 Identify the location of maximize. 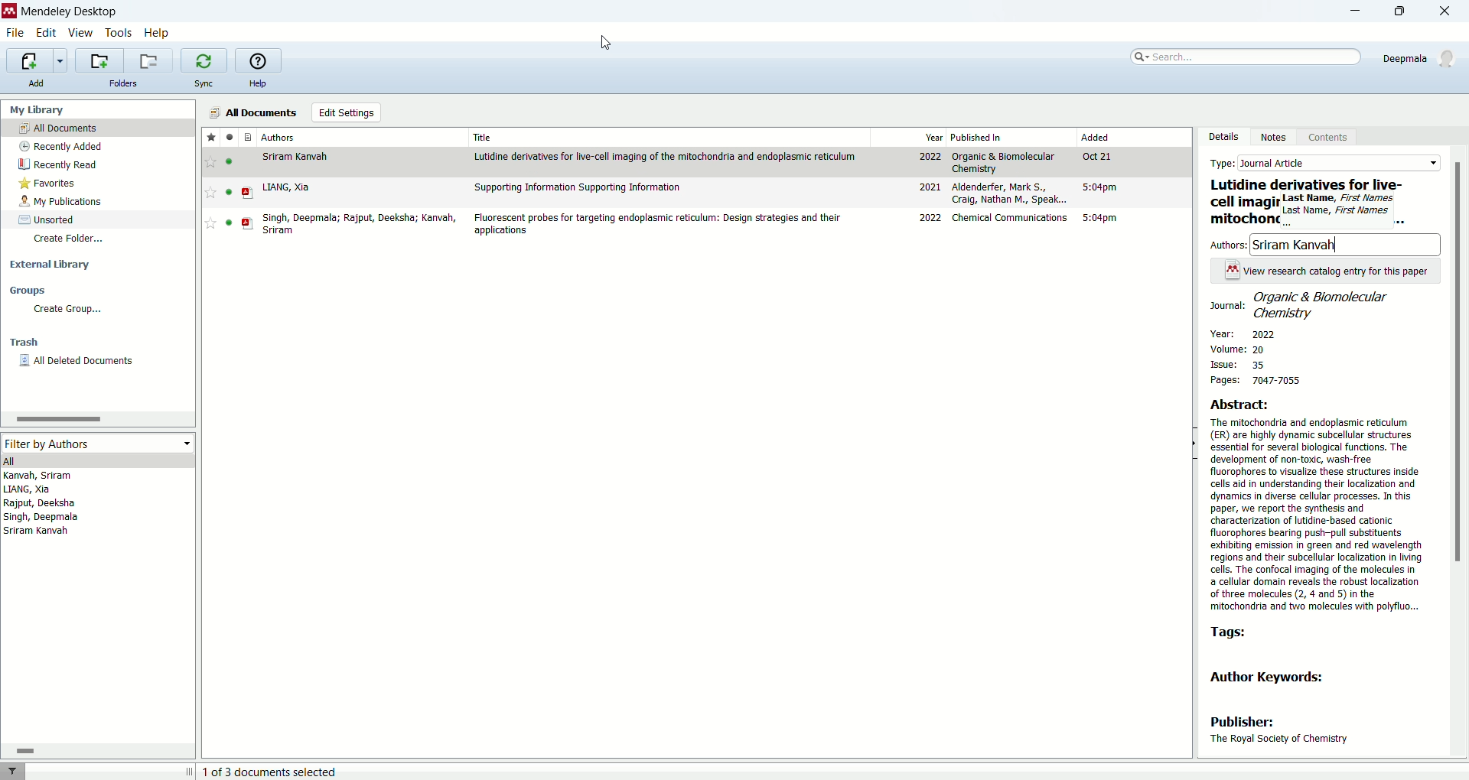
(1406, 11).